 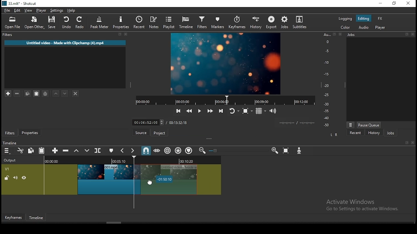 I want to click on history, so click(x=373, y=133).